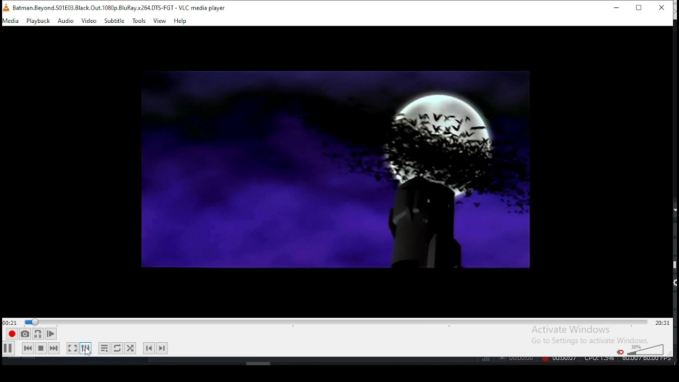 The image size is (679, 382). Describe the element at coordinates (11, 21) in the screenshot. I see `media` at that location.